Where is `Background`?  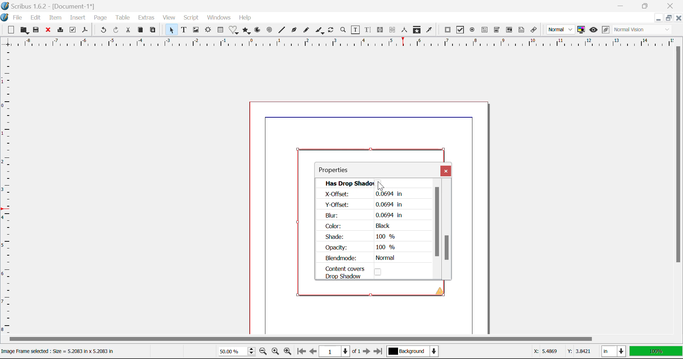 Background is located at coordinates (414, 352).